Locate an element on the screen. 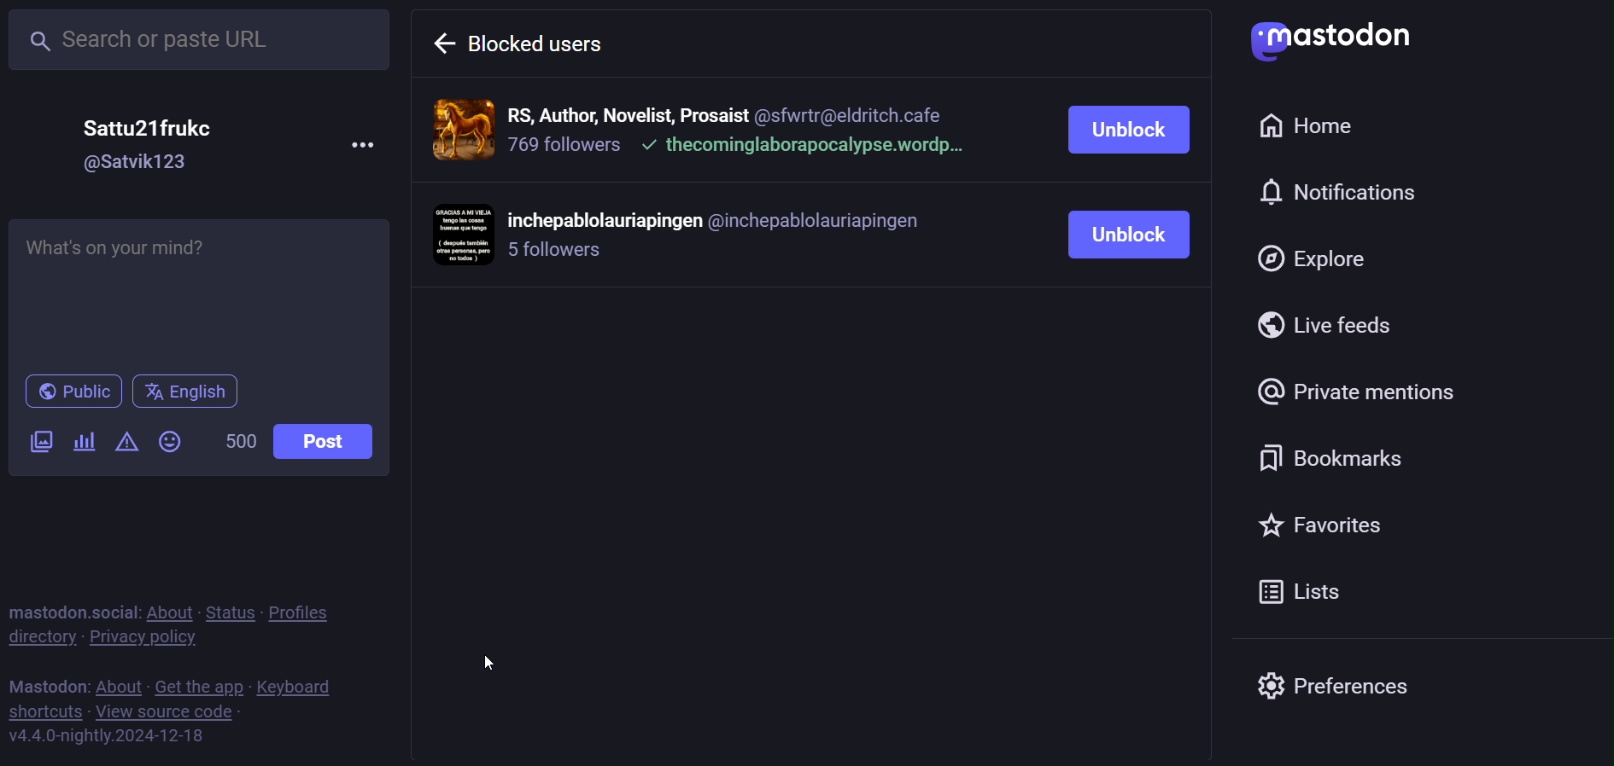 The height and width of the screenshot is (766, 1614). emojis is located at coordinates (169, 441).